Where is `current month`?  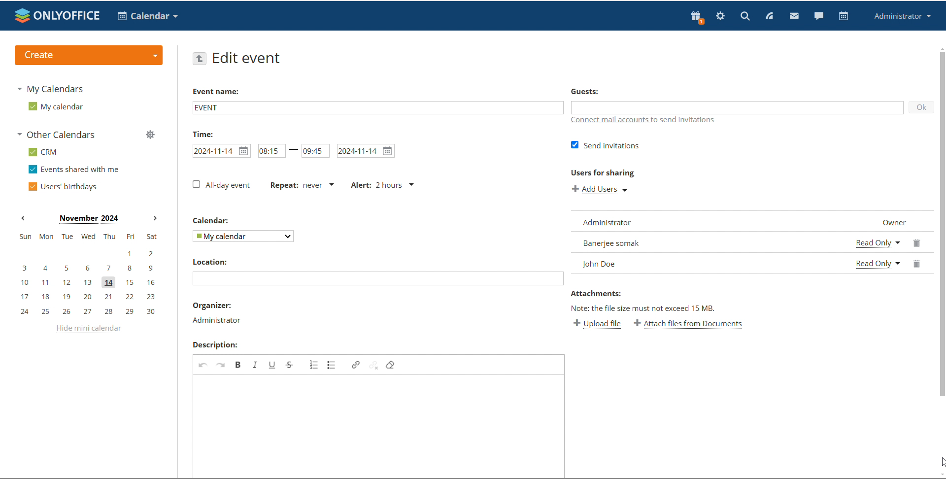 current month is located at coordinates (88, 219).